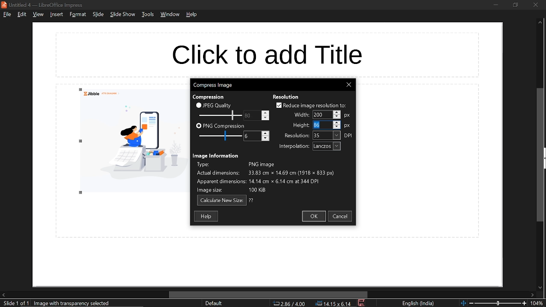 The width and height of the screenshot is (546, 307). Describe the element at coordinates (300, 125) in the screenshot. I see `height` at that location.